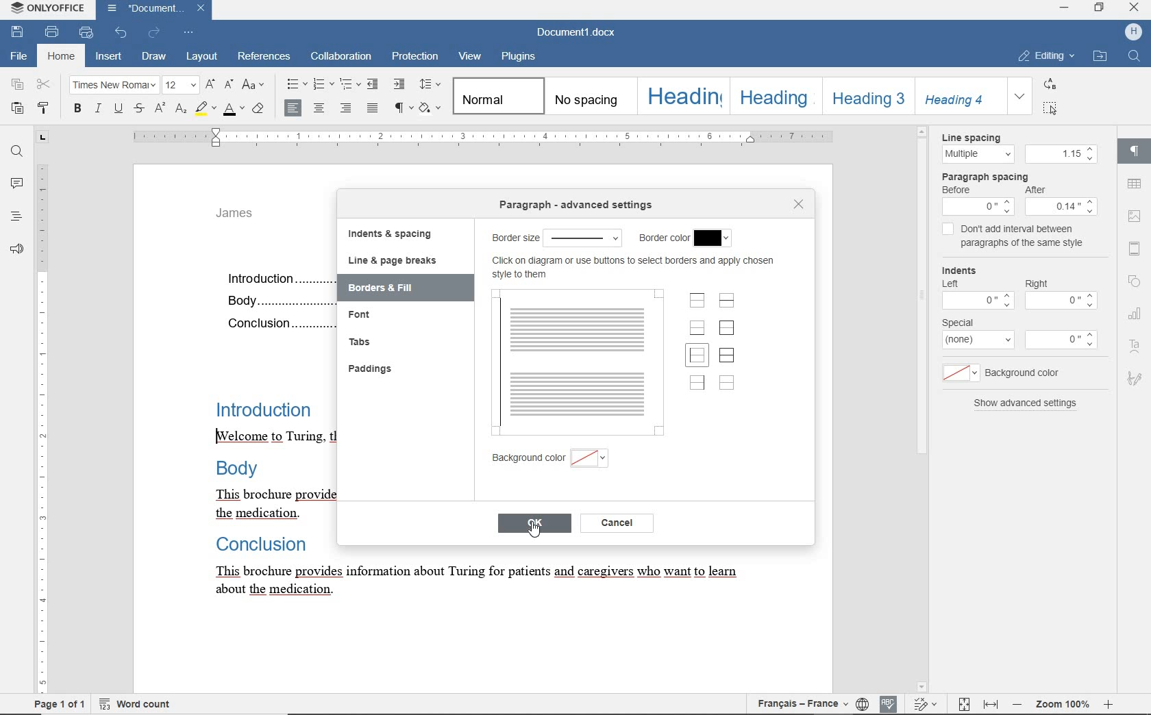 This screenshot has height=715, width=1151. Describe the element at coordinates (1061, 303) in the screenshot. I see `more options` at that location.